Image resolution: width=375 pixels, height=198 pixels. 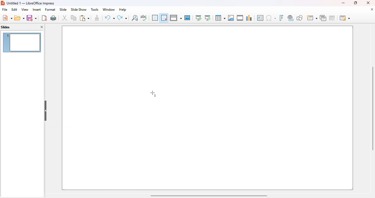 What do you see at coordinates (14, 9) in the screenshot?
I see `edit` at bounding box center [14, 9].